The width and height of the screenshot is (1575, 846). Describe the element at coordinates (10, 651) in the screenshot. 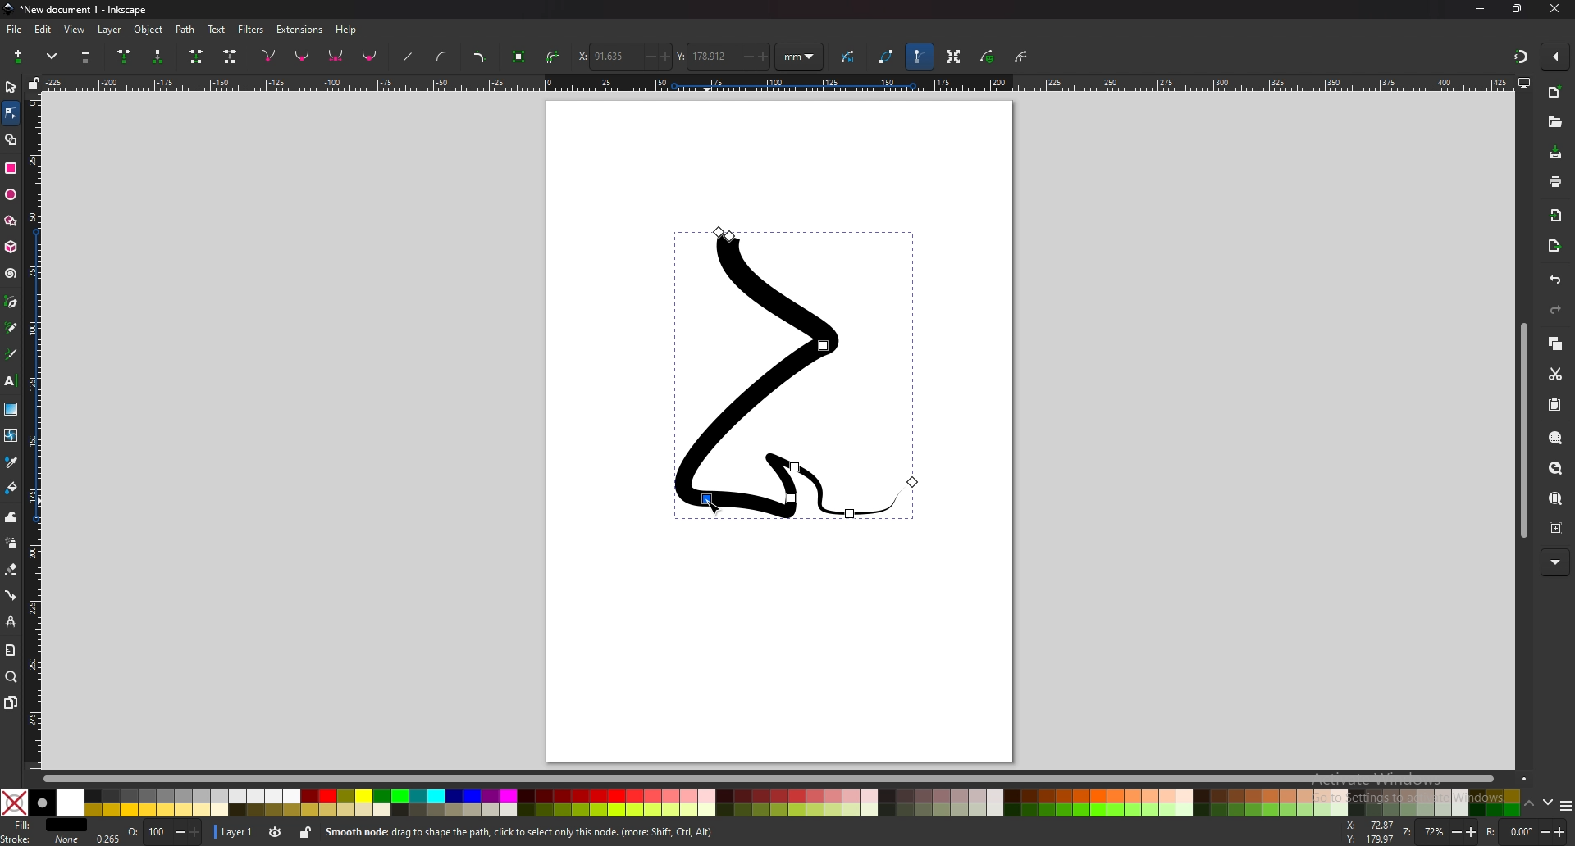

I see `measure` at that location.